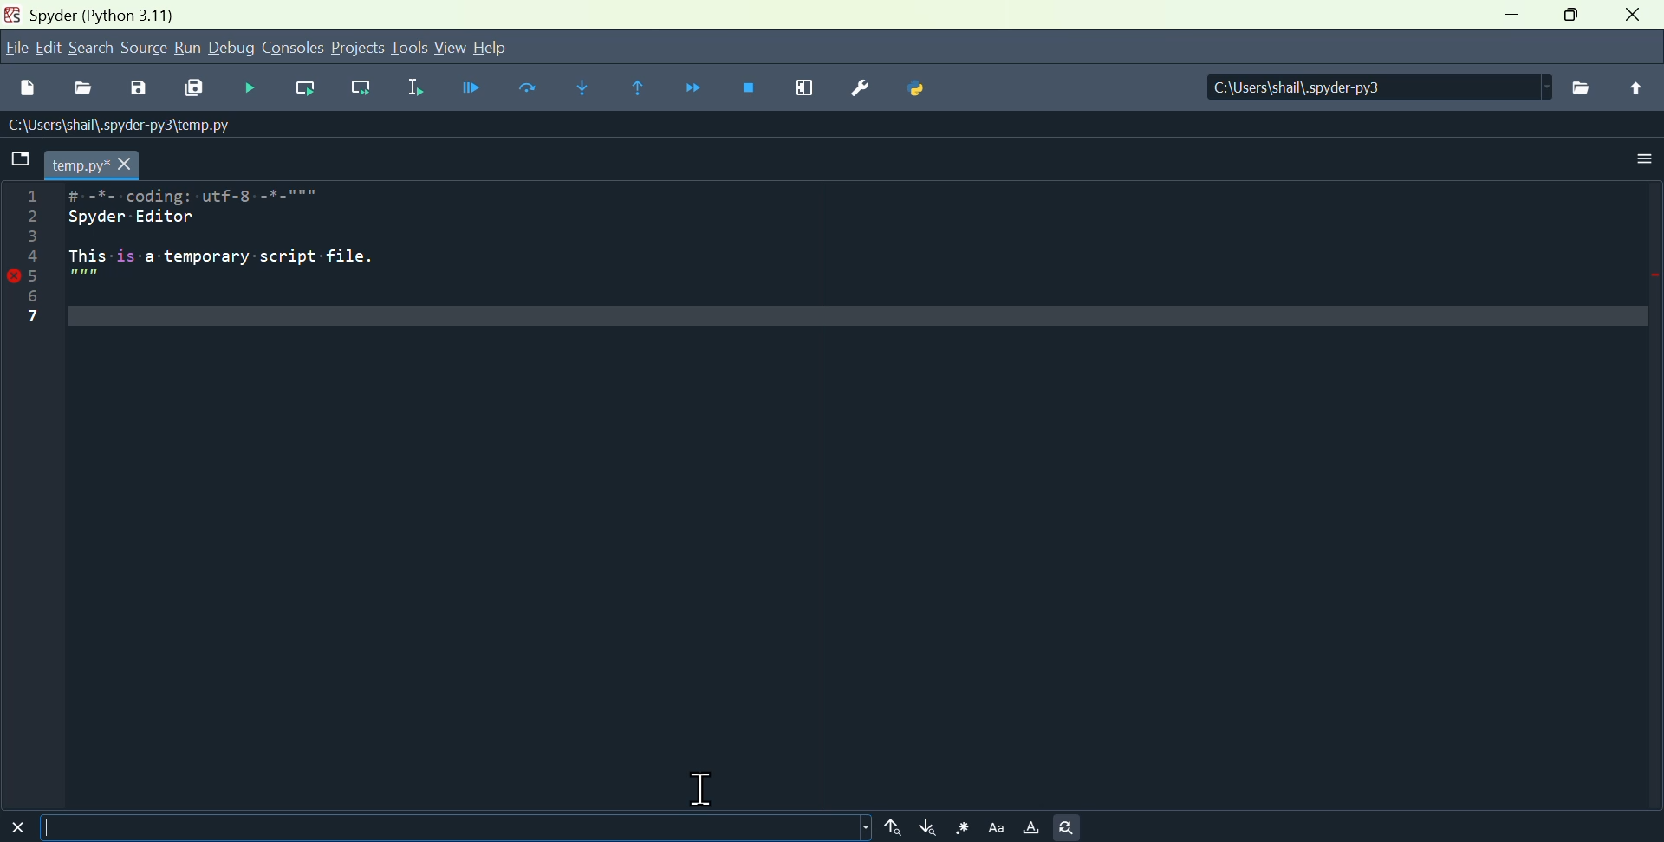  I want to click on Minimize, so click(1511, 16).